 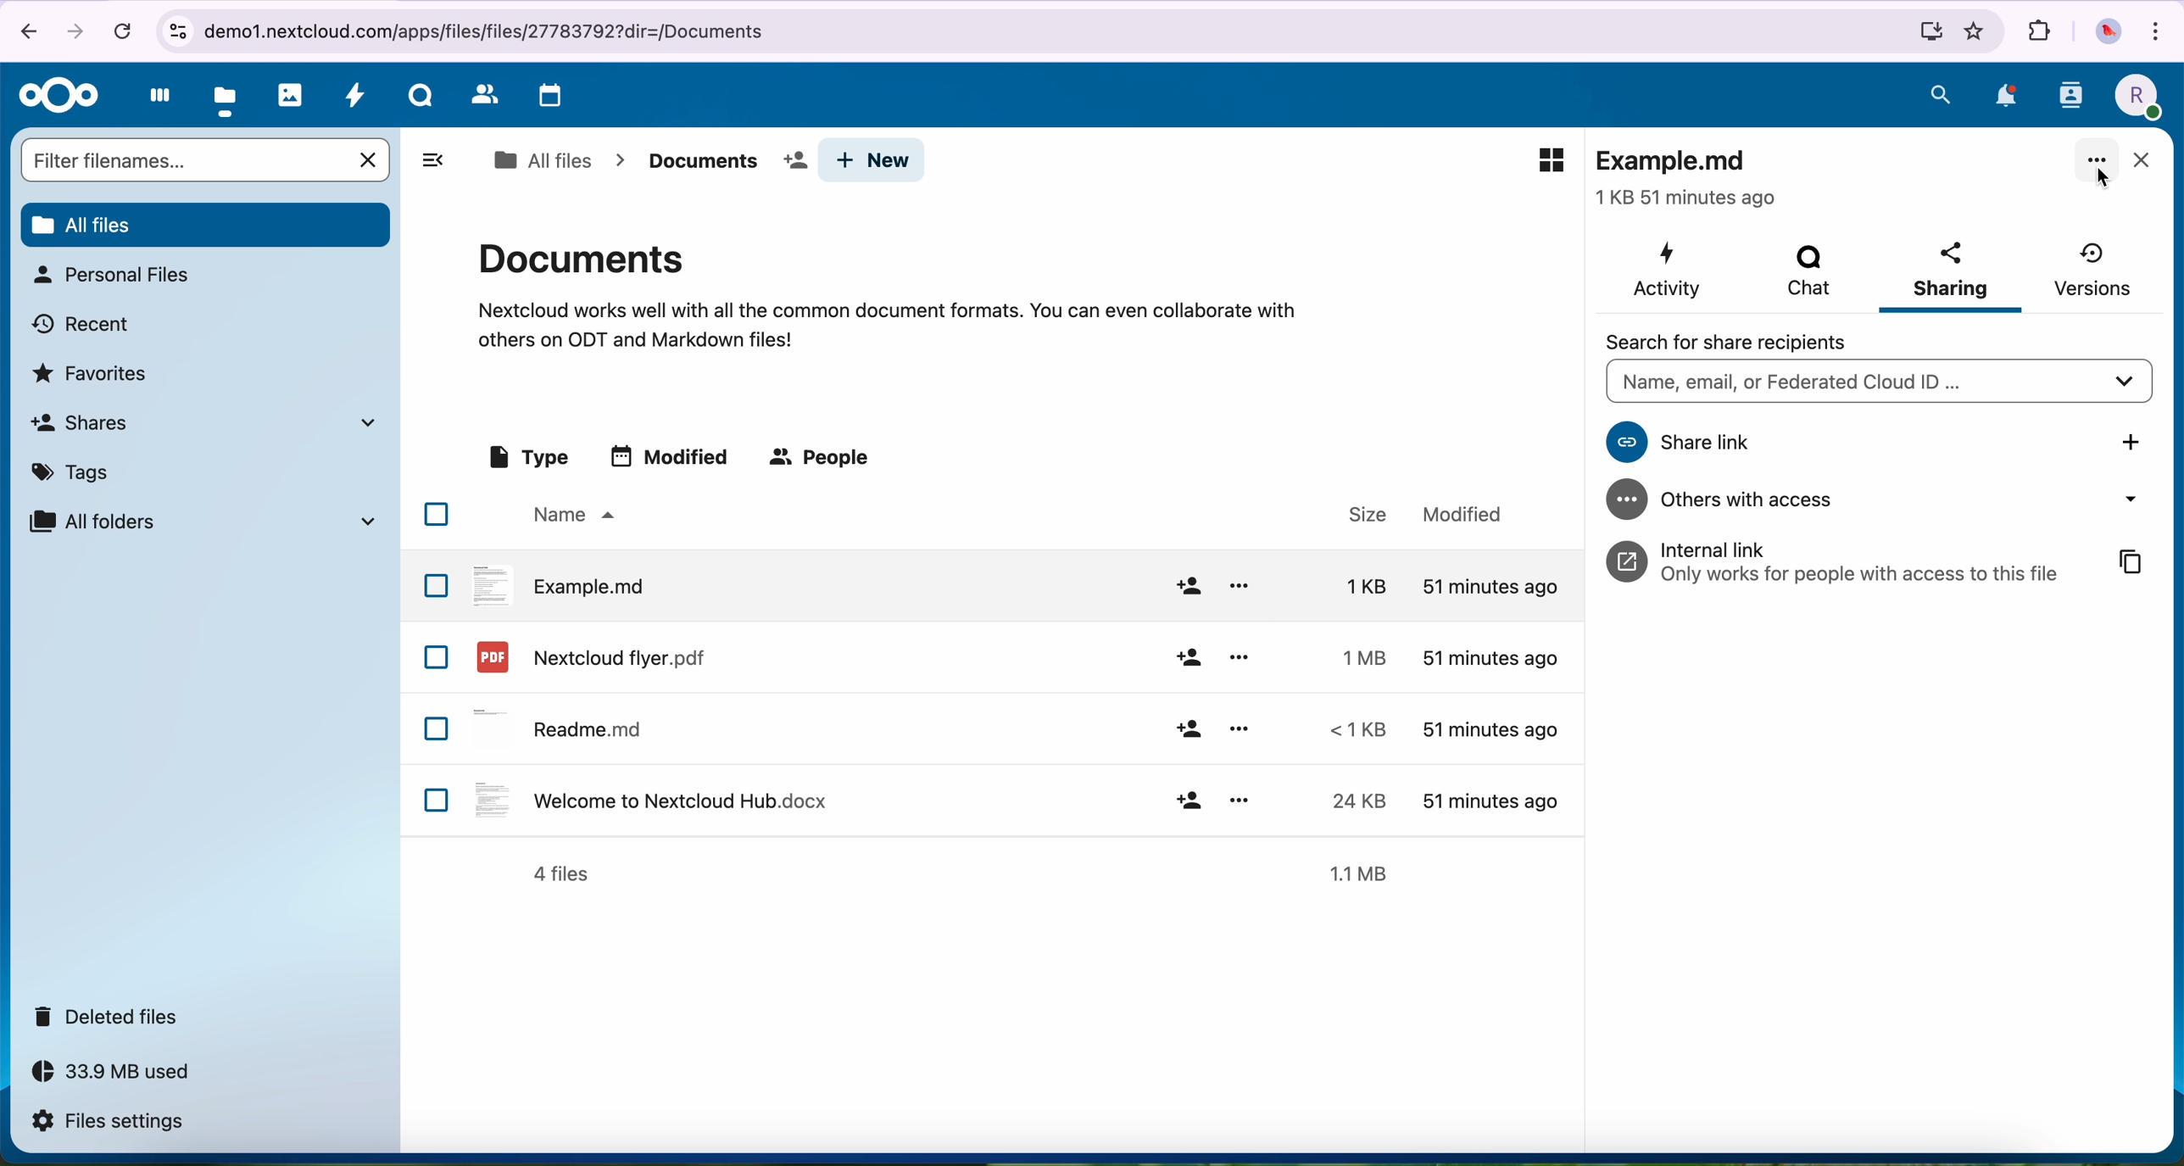 What do you see at coordinates (1691, 177) in the screenshot?
I see `example.md file` at bounding box center [1691, 177].